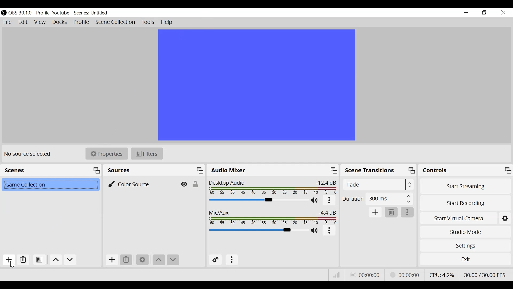 The height and width of the screenshot is (289, 513). Describe the element at coordinates (466, 13) in the screenshot. I see `minimize` at that location.